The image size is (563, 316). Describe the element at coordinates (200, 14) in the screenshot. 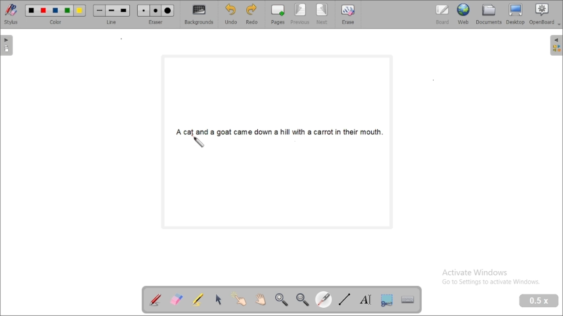

I see `backgrounds` at that location.